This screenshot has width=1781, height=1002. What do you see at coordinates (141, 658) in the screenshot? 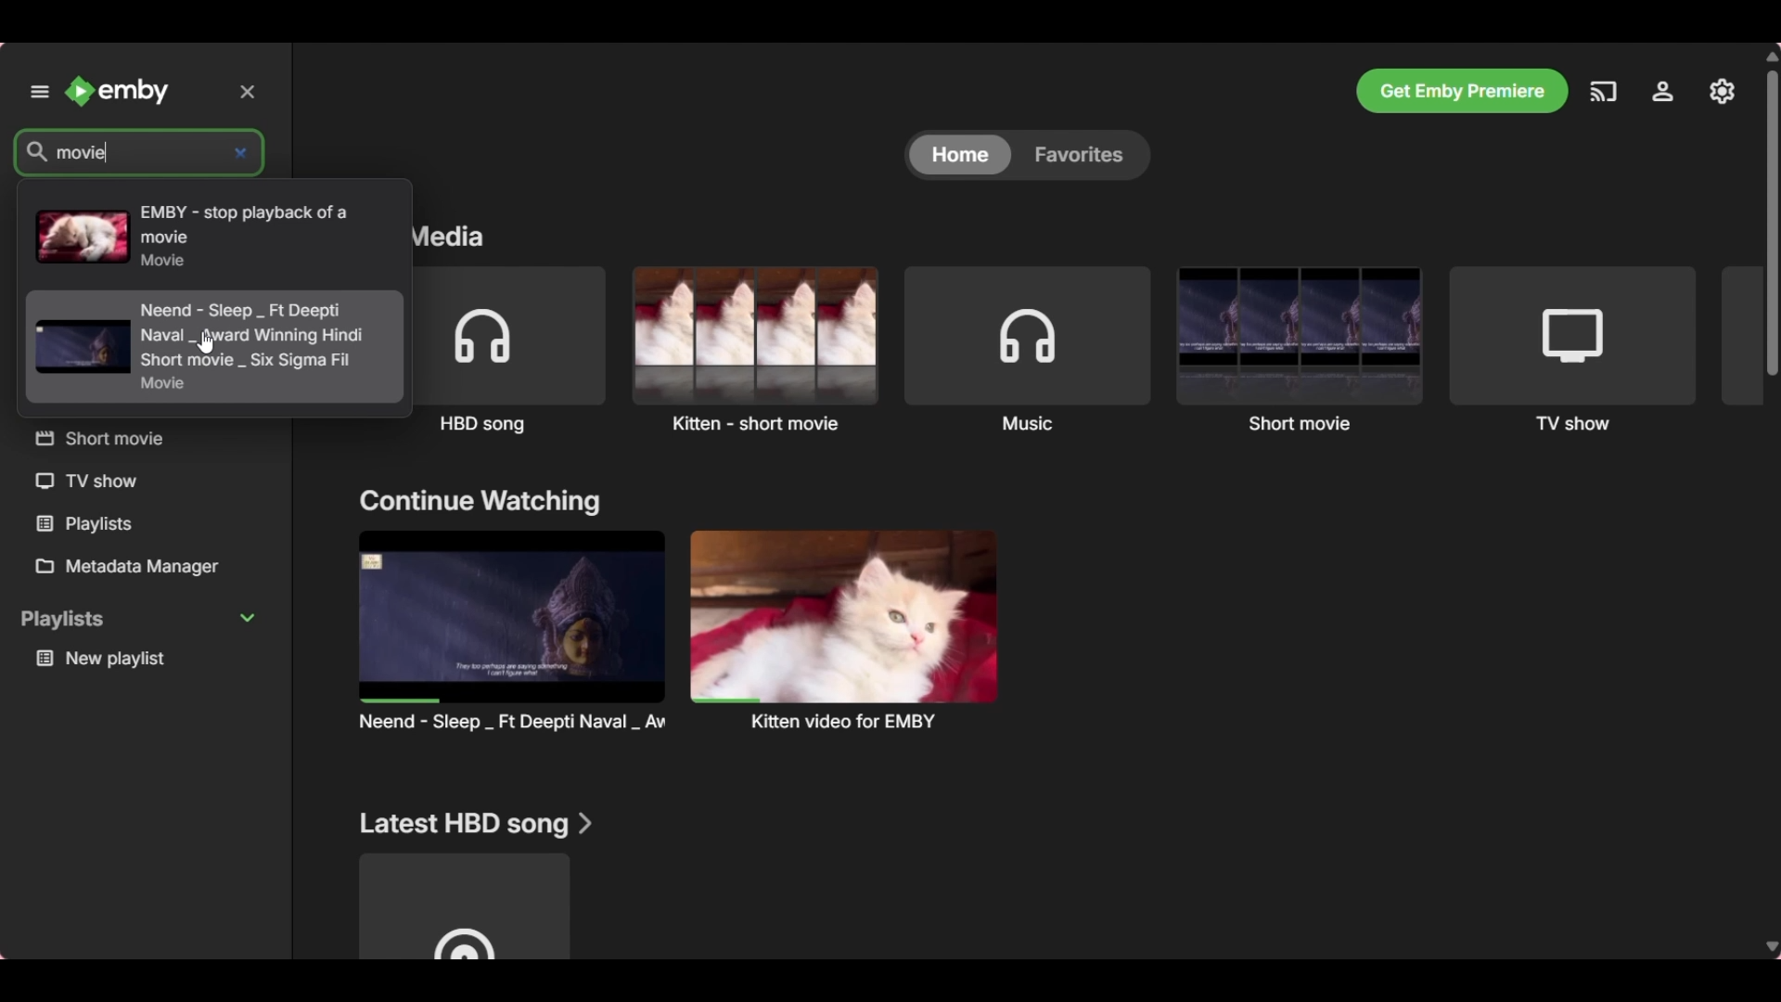
I see `Playlist under Playlists section` at bounding box center [141, 658].